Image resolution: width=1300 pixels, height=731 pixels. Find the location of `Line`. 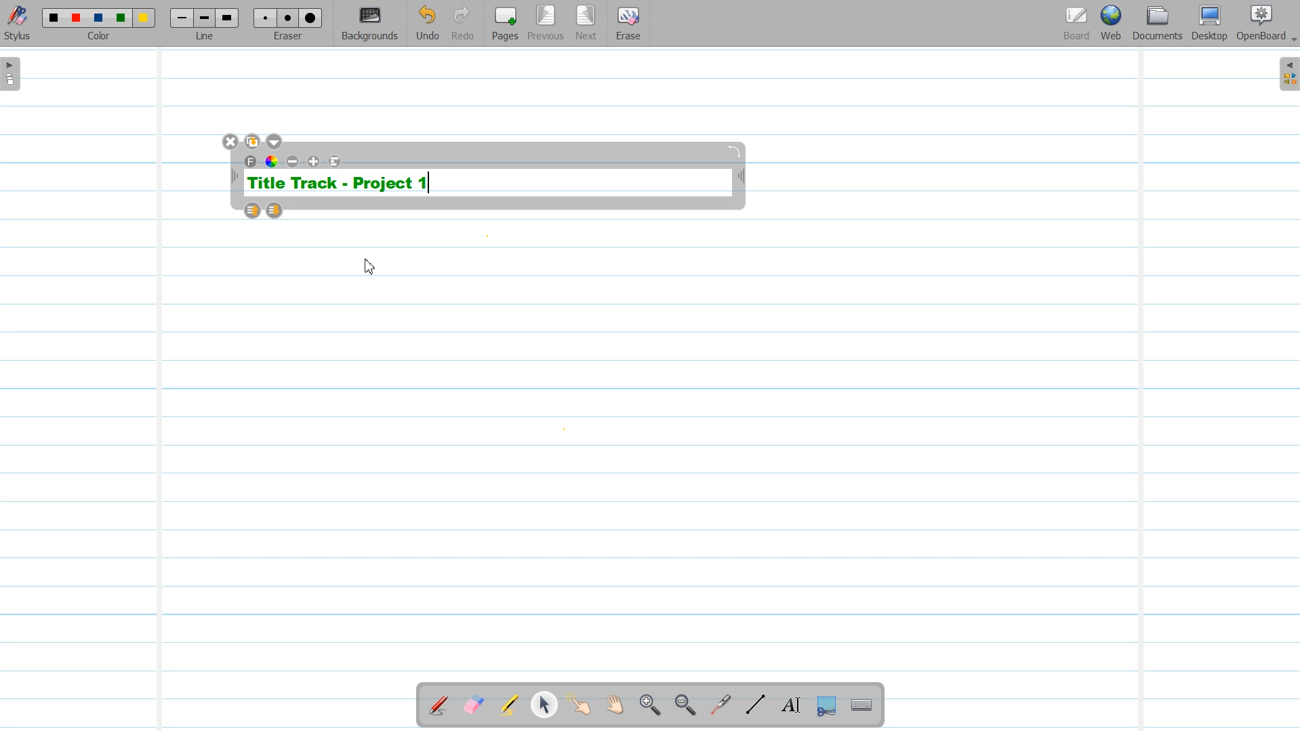

Line is located at coordinates (206, 23).